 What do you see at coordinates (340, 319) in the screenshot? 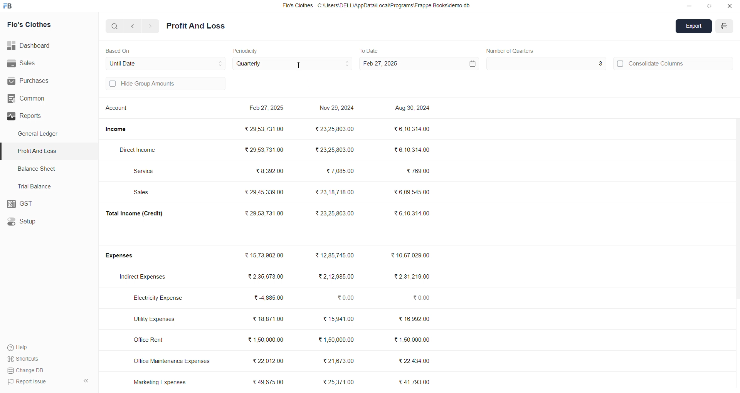
I see `₹15,941.00` at bounding box center [340, 319].